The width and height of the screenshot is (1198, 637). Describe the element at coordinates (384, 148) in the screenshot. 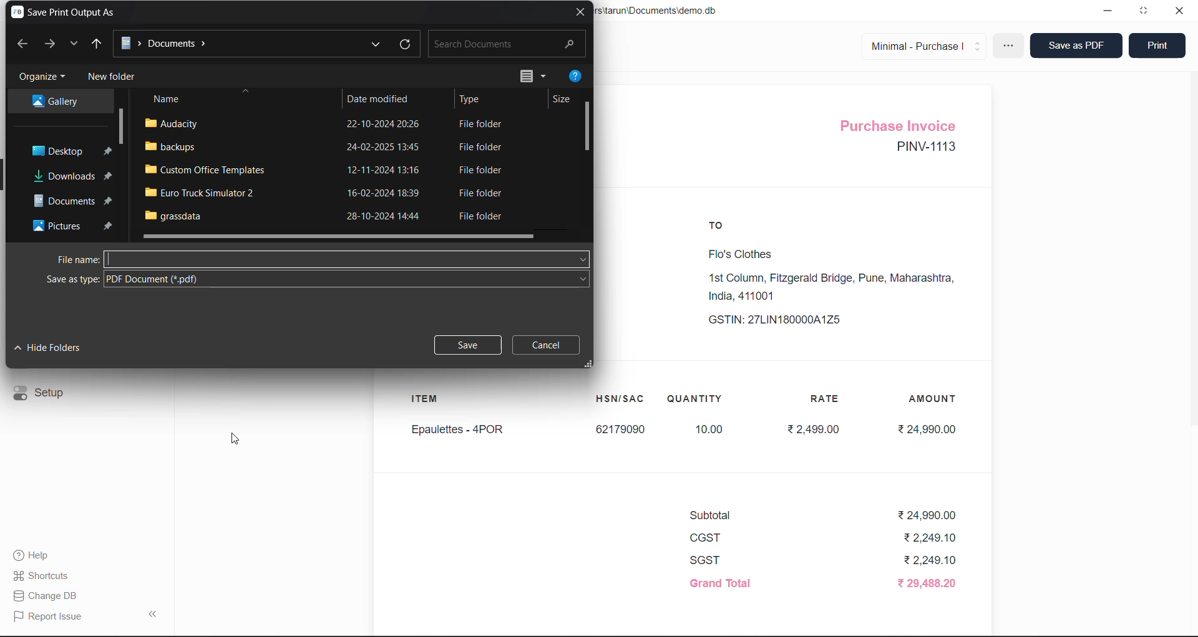

I see `24-02-2025 13:45` at that location.